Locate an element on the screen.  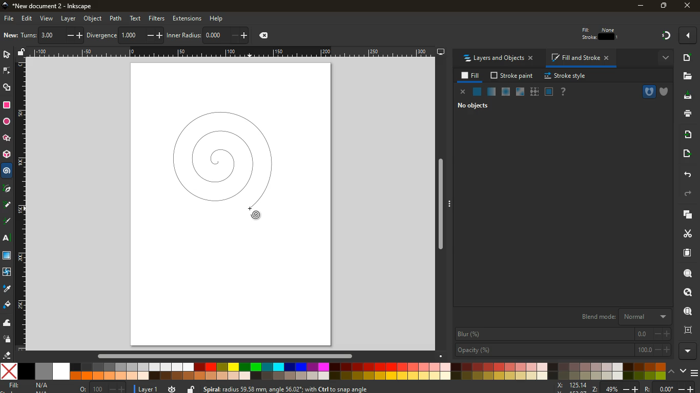
down is located at coordinates (684, 372).